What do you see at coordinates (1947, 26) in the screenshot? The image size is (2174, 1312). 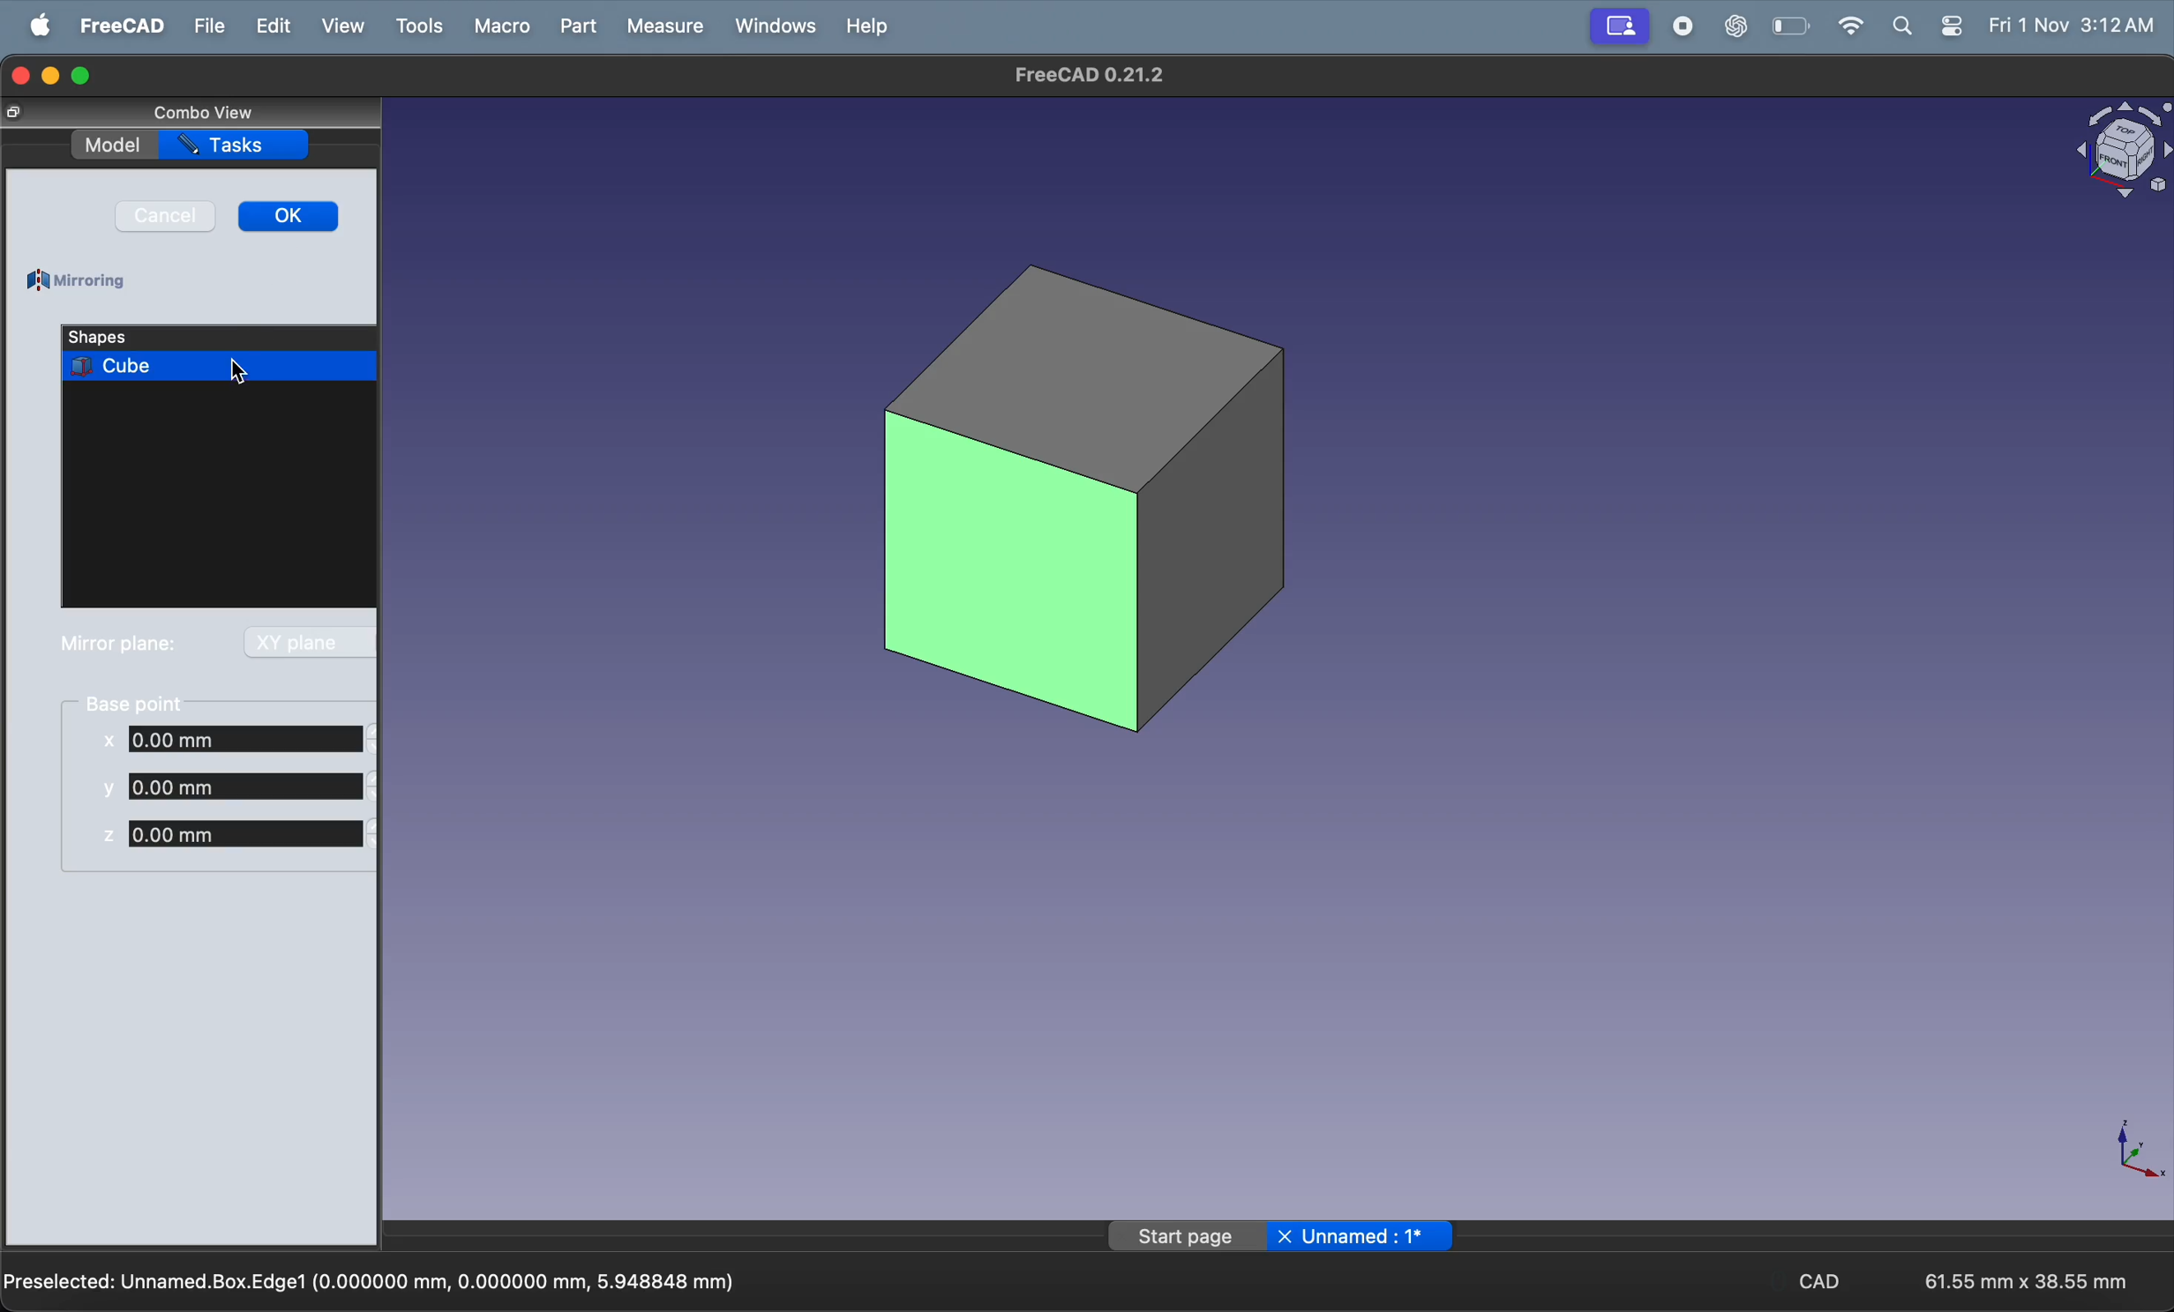 I see `settings` at bounding box center [1947, 26].